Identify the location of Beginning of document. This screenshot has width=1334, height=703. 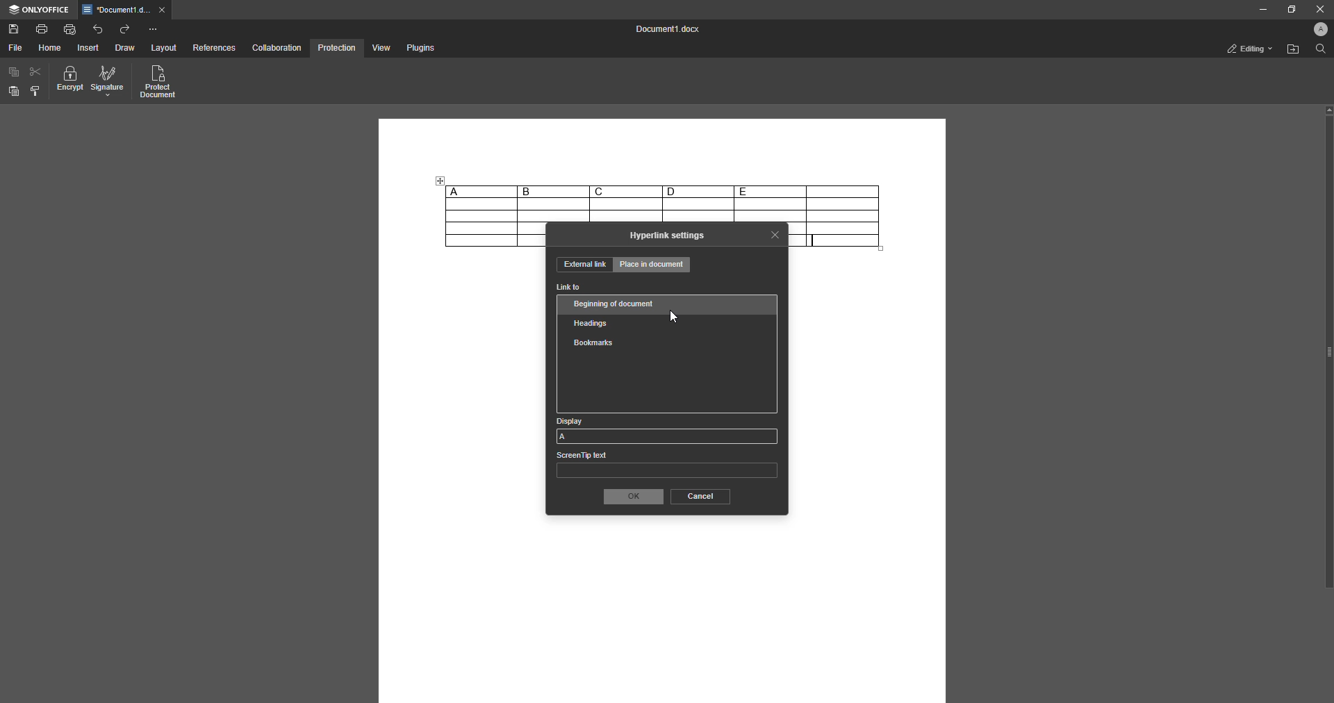
(616, 304).